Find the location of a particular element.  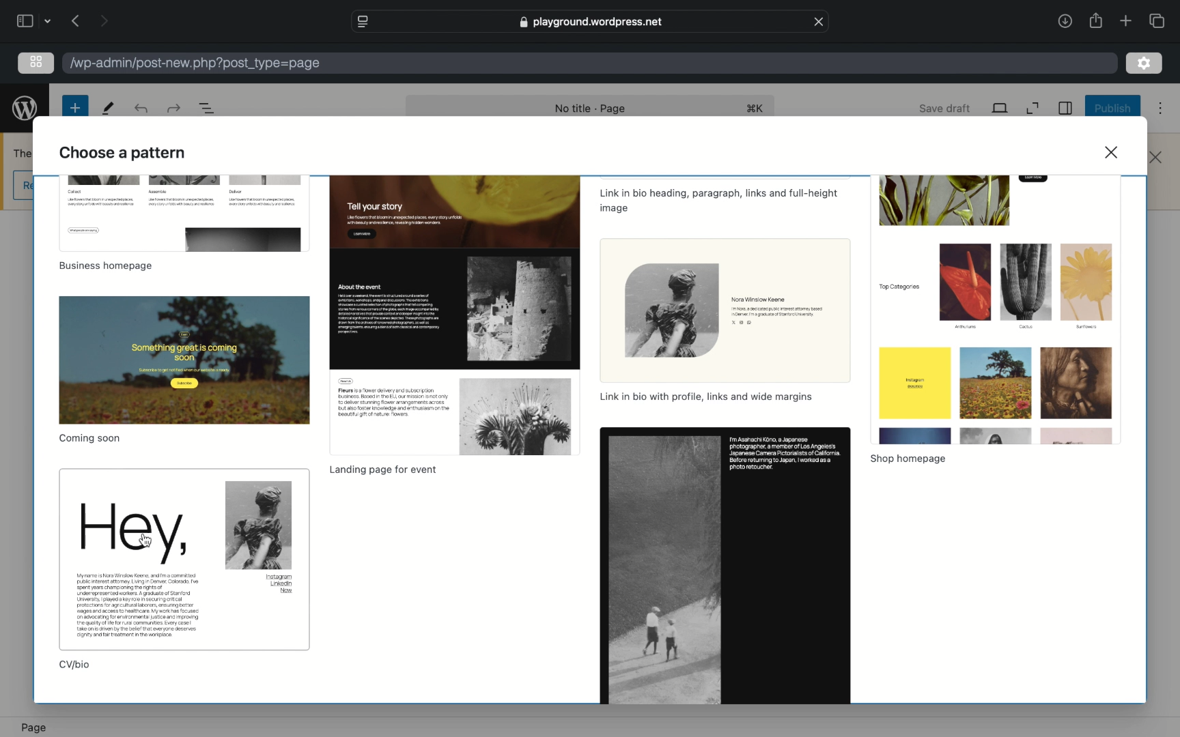

business homepage is located at coordinates (105, 267).